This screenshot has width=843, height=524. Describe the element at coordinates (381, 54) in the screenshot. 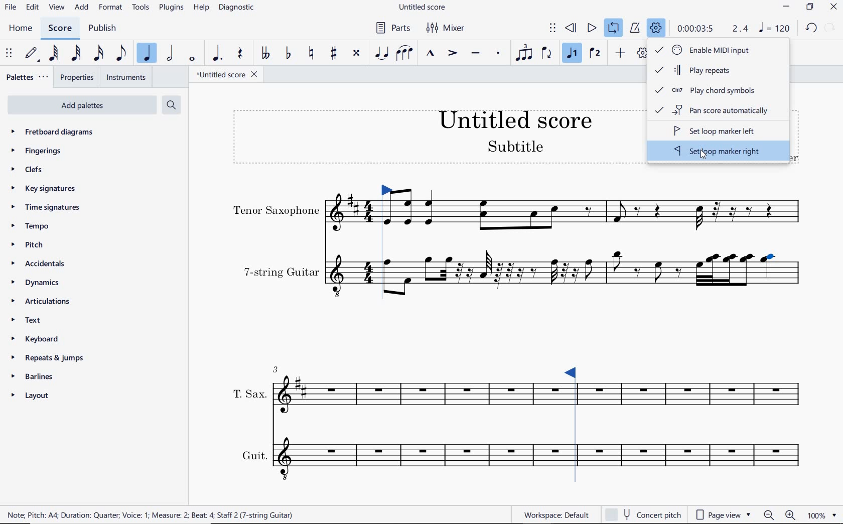

I see `TIE` at that location.